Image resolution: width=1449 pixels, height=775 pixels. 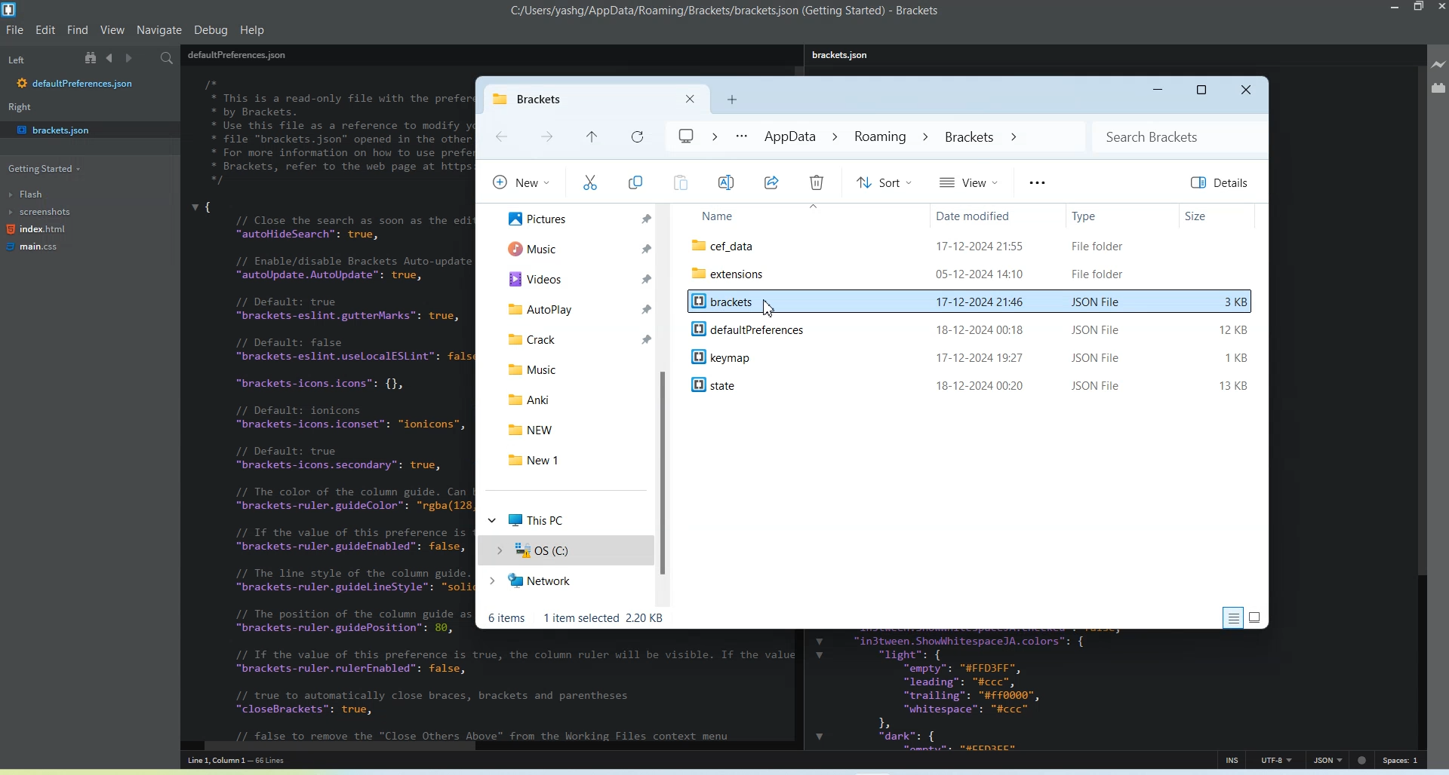 What do you see at coordinates (85, 129) in the screenshot?
I see `bracket.json` at bounding box center [85, 129].